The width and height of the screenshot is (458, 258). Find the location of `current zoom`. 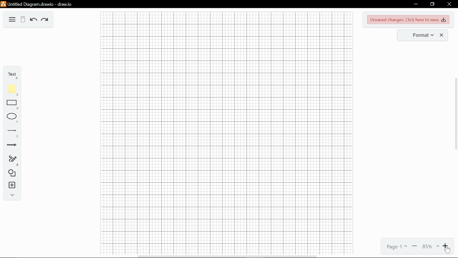

current zoom is located at coordinates (432, 246).